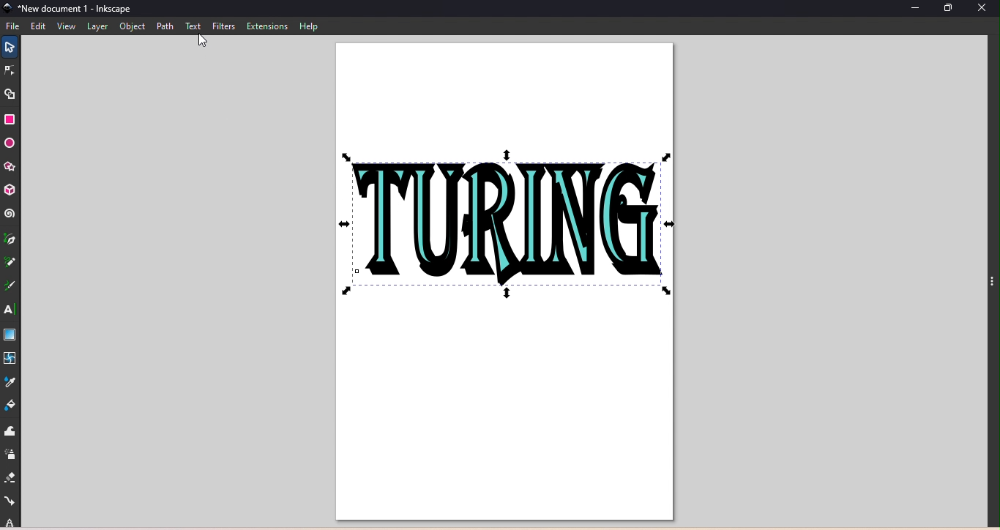 Image resolution: width=1000 pixels, height=530 pixels. I want to click on Paint bucket tool, so click(14, 405).